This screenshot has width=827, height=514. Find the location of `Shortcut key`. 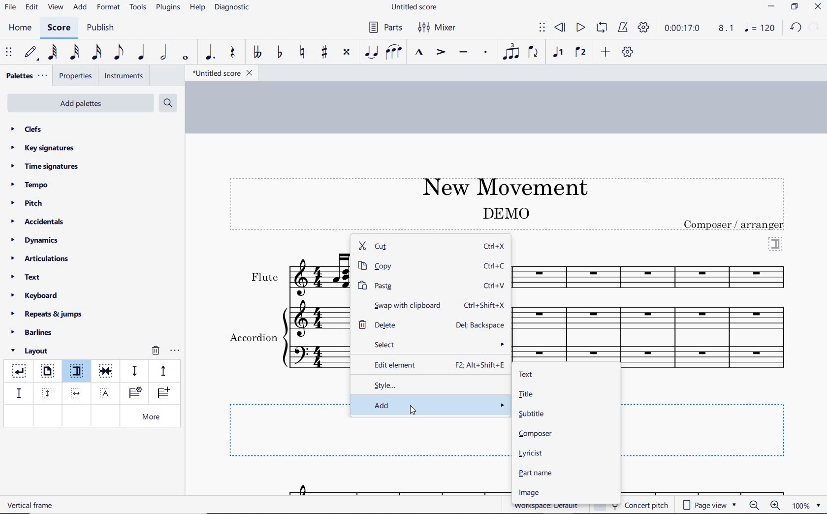

Shortcut key is located at coordinates (480, 365).